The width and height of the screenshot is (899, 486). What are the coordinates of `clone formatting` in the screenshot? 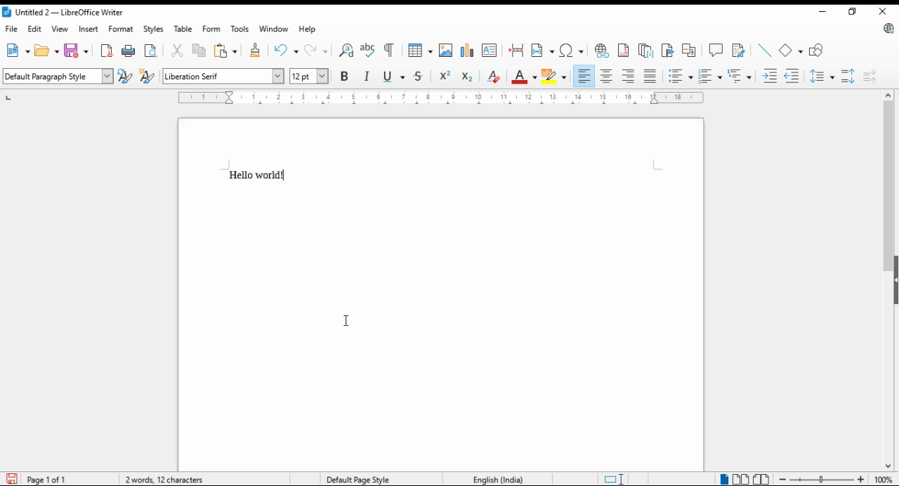 It's located at (254, 51).